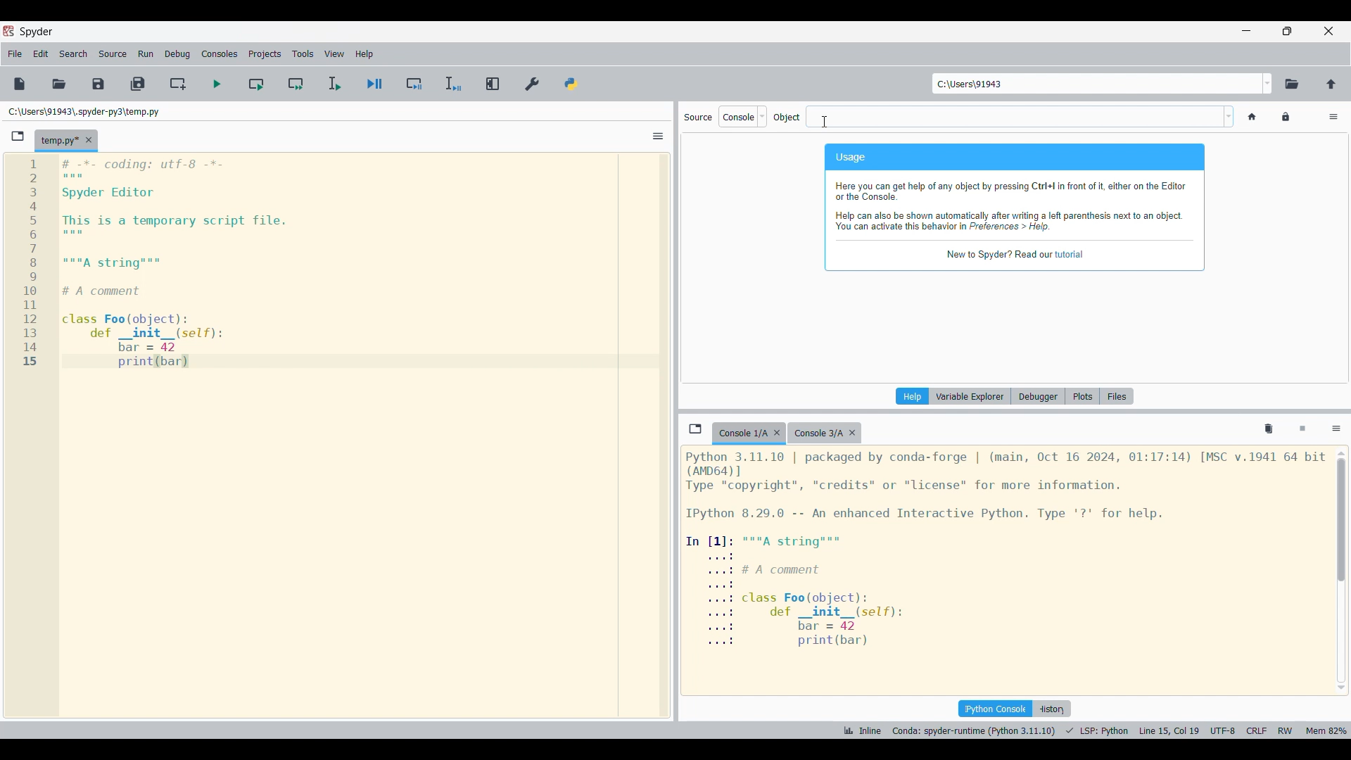 This screenshot has height=760, width=1351. What do you see at coordinates (994, 709) in the screenshot?
I see `IPython console` at bounding box center [994, 709].